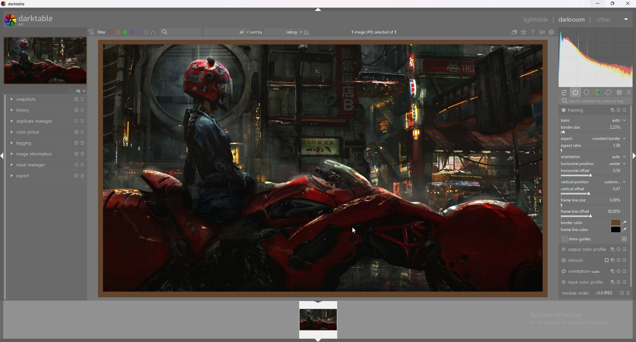  I want to click on filter by images rating, so click(224, 31).